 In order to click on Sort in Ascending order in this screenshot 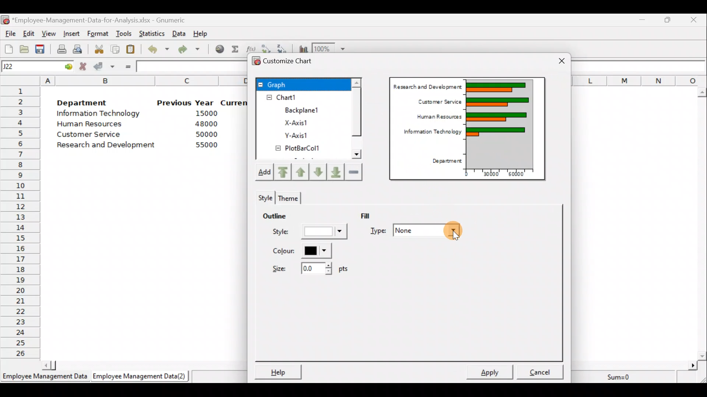, I will do `click(267, 47)`.